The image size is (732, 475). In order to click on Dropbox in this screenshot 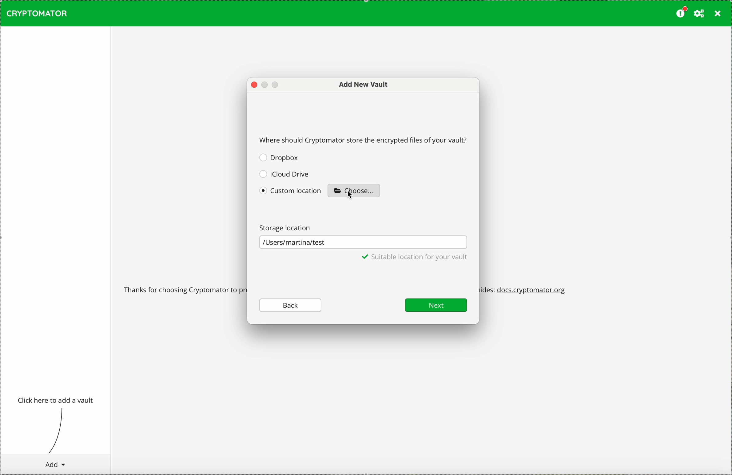, I will do `click(280, 157)`.